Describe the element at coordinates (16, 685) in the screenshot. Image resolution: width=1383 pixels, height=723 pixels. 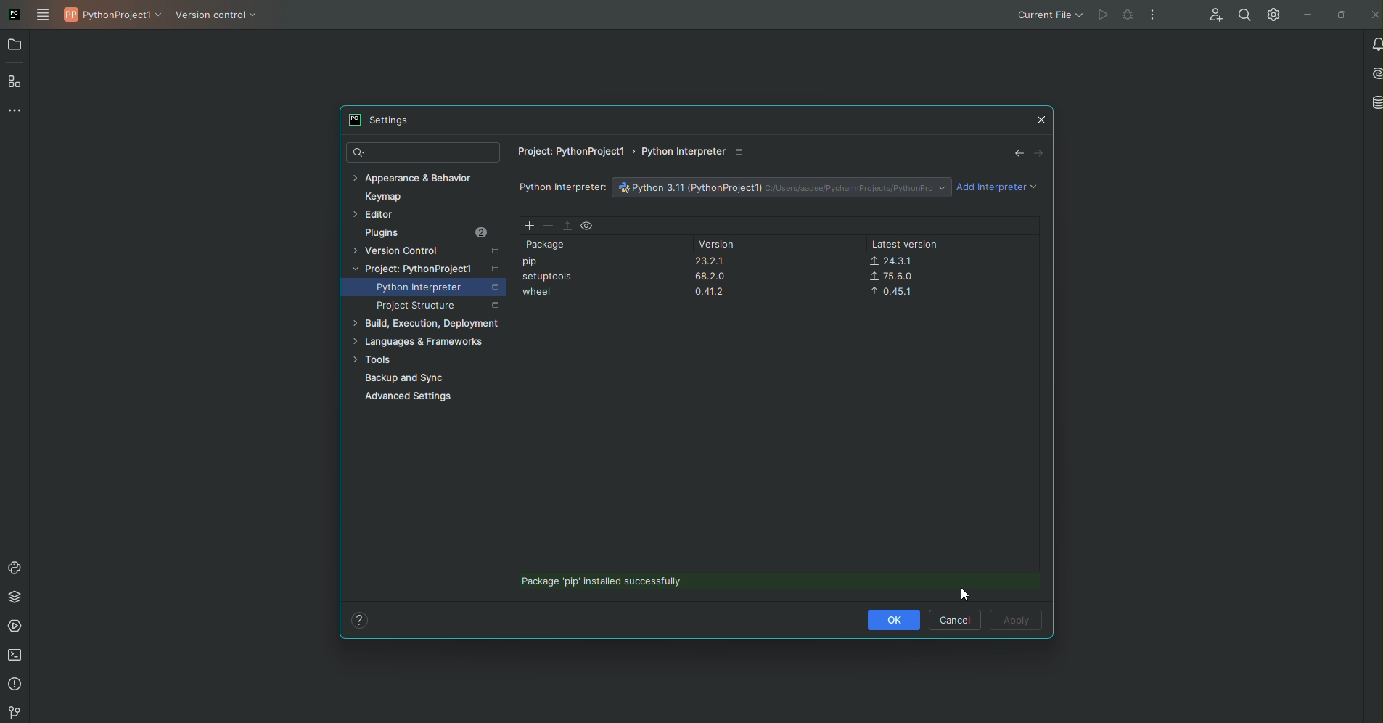
I see `Problems` at that location.